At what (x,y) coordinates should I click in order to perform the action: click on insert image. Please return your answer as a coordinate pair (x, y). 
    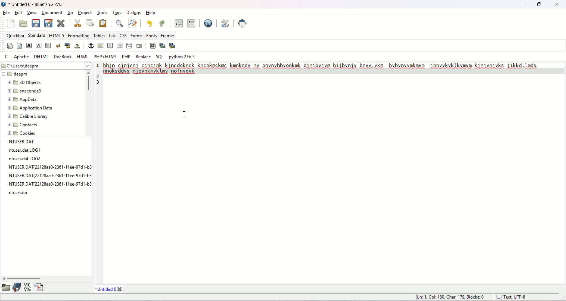
    Looking at the image, I should click on (153, 46).